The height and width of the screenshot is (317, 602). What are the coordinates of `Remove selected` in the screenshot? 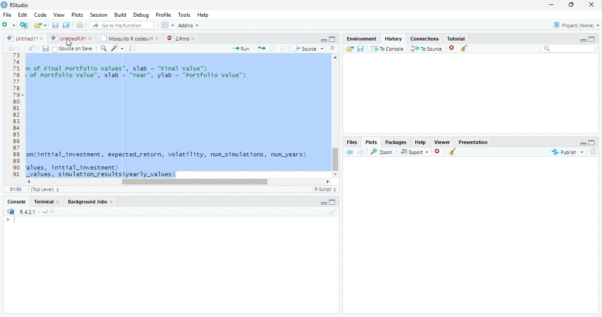 It's located at (439, 152).